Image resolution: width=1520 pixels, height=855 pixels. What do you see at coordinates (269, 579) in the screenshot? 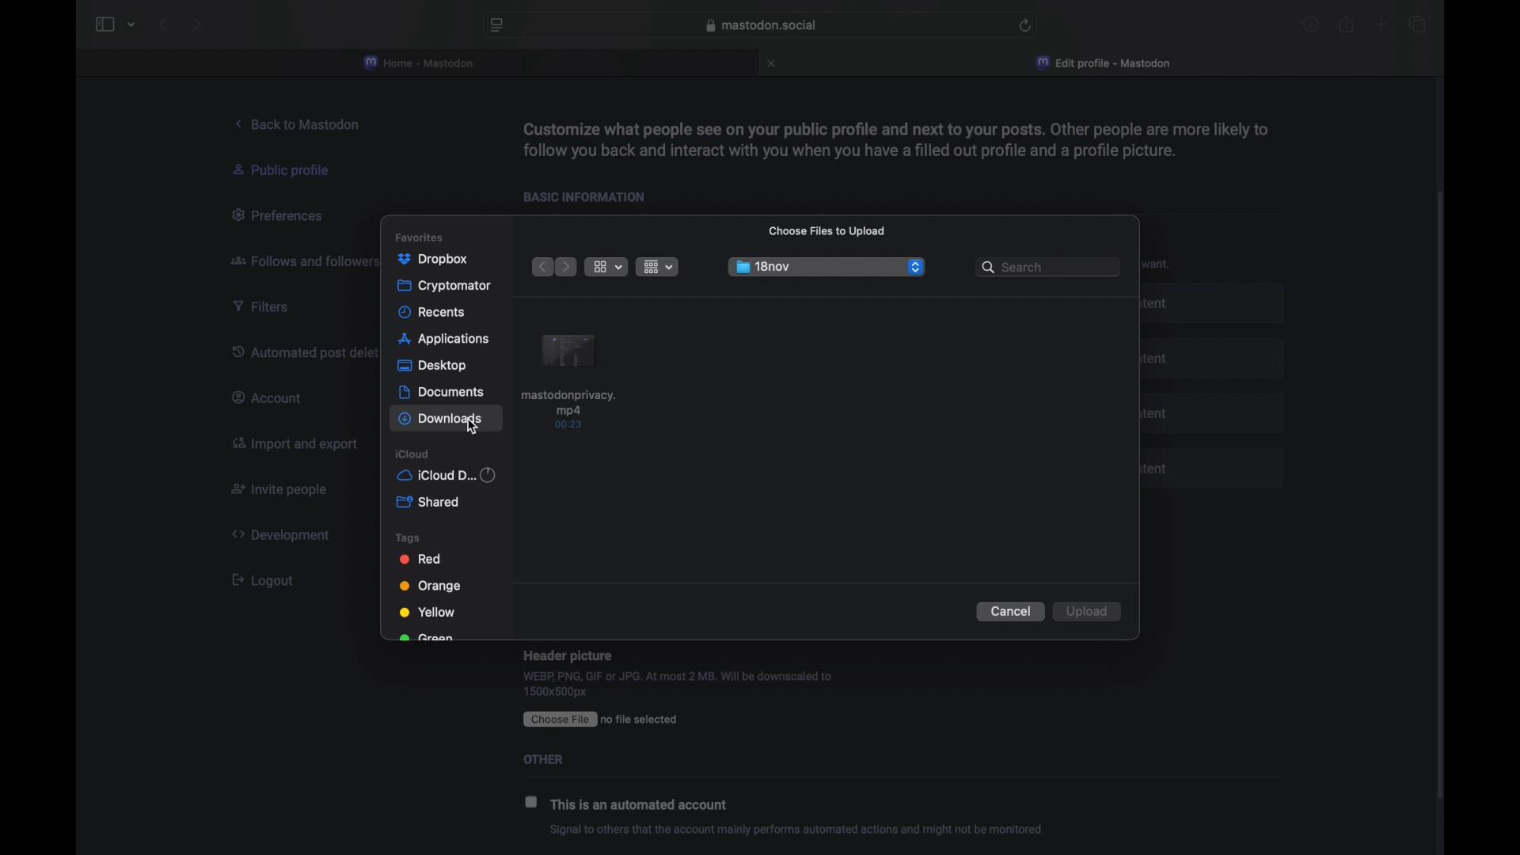
I see `[ Logout` at bounding box center [269, 579].